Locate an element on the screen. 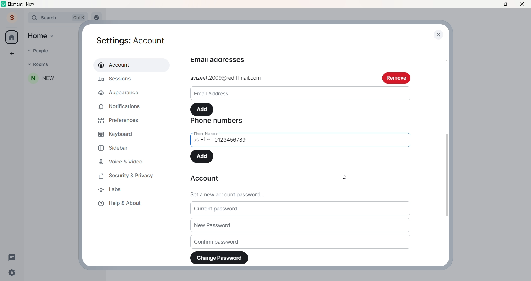 This screenshot has width=531, height=281. email adressess is located at coordinates (217, 60).